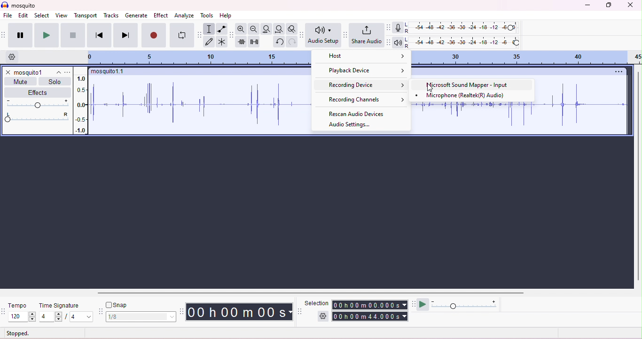 This screenshot has width=642, height=339. Describe the element at coordinates (161, 15) in the screenshot. I see `effect` at that location.